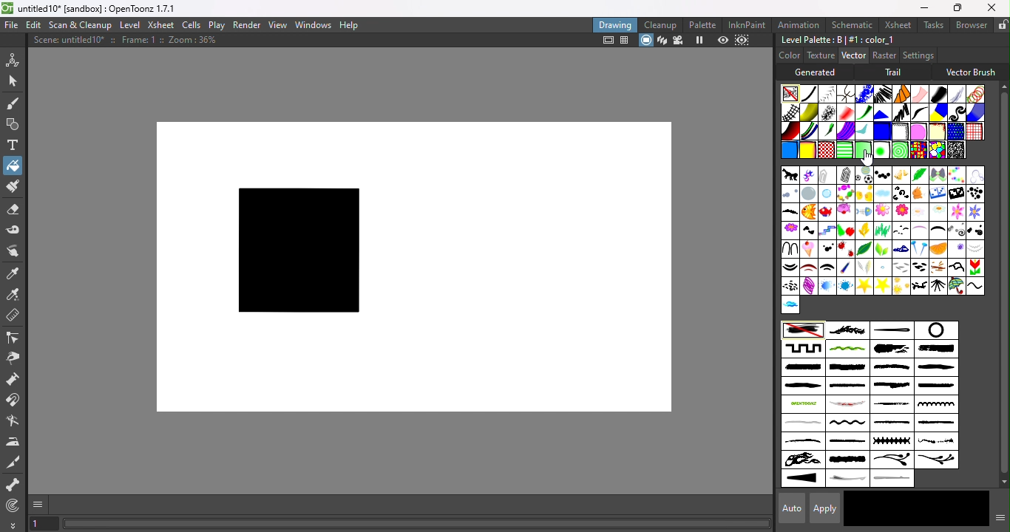  What do you see at coordinates (890, 386) in the screenshot?
I see `medium_brush4` at bounding box center [890, 386].